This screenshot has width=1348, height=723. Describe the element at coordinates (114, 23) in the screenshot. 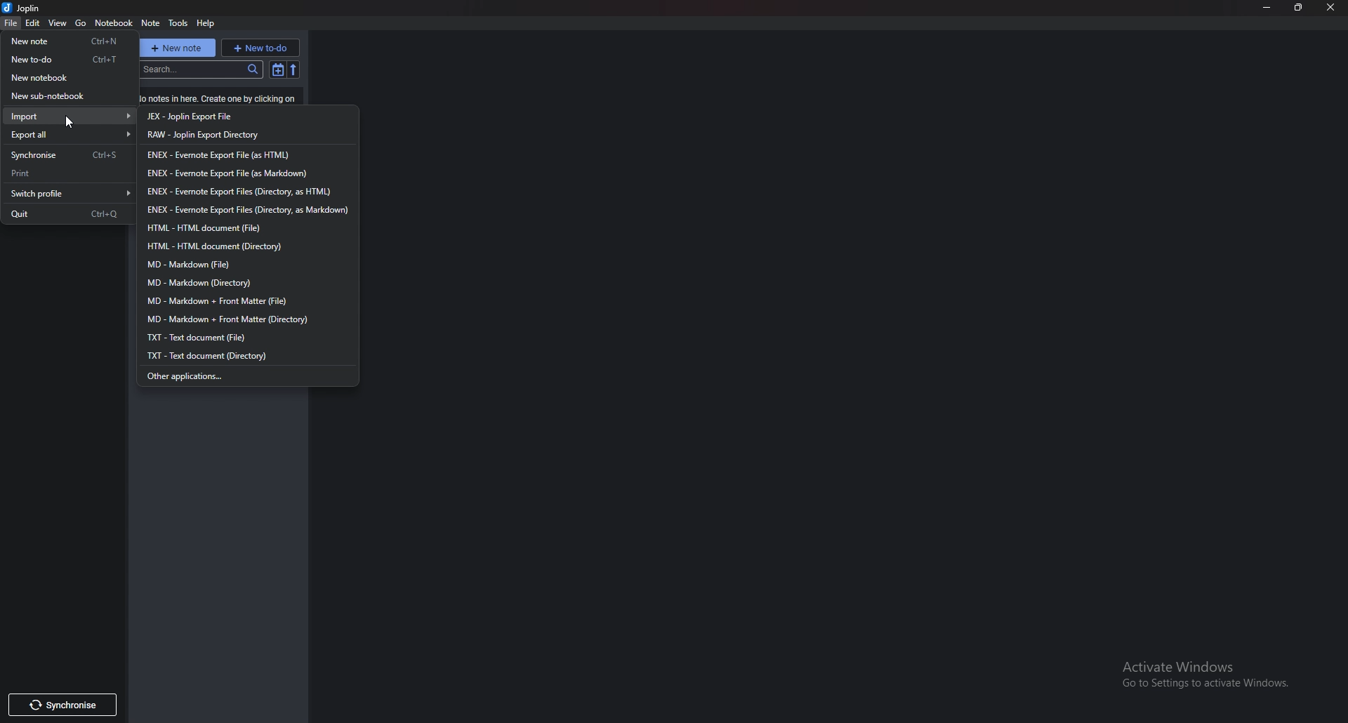

I see `Notebook` at that location.